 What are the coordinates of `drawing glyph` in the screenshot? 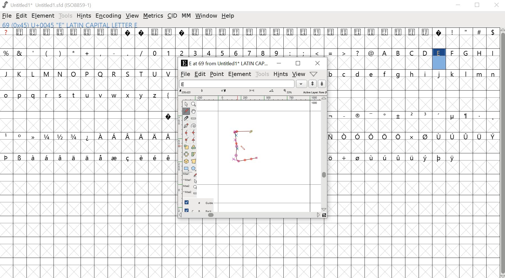 It's located at (247, 146).